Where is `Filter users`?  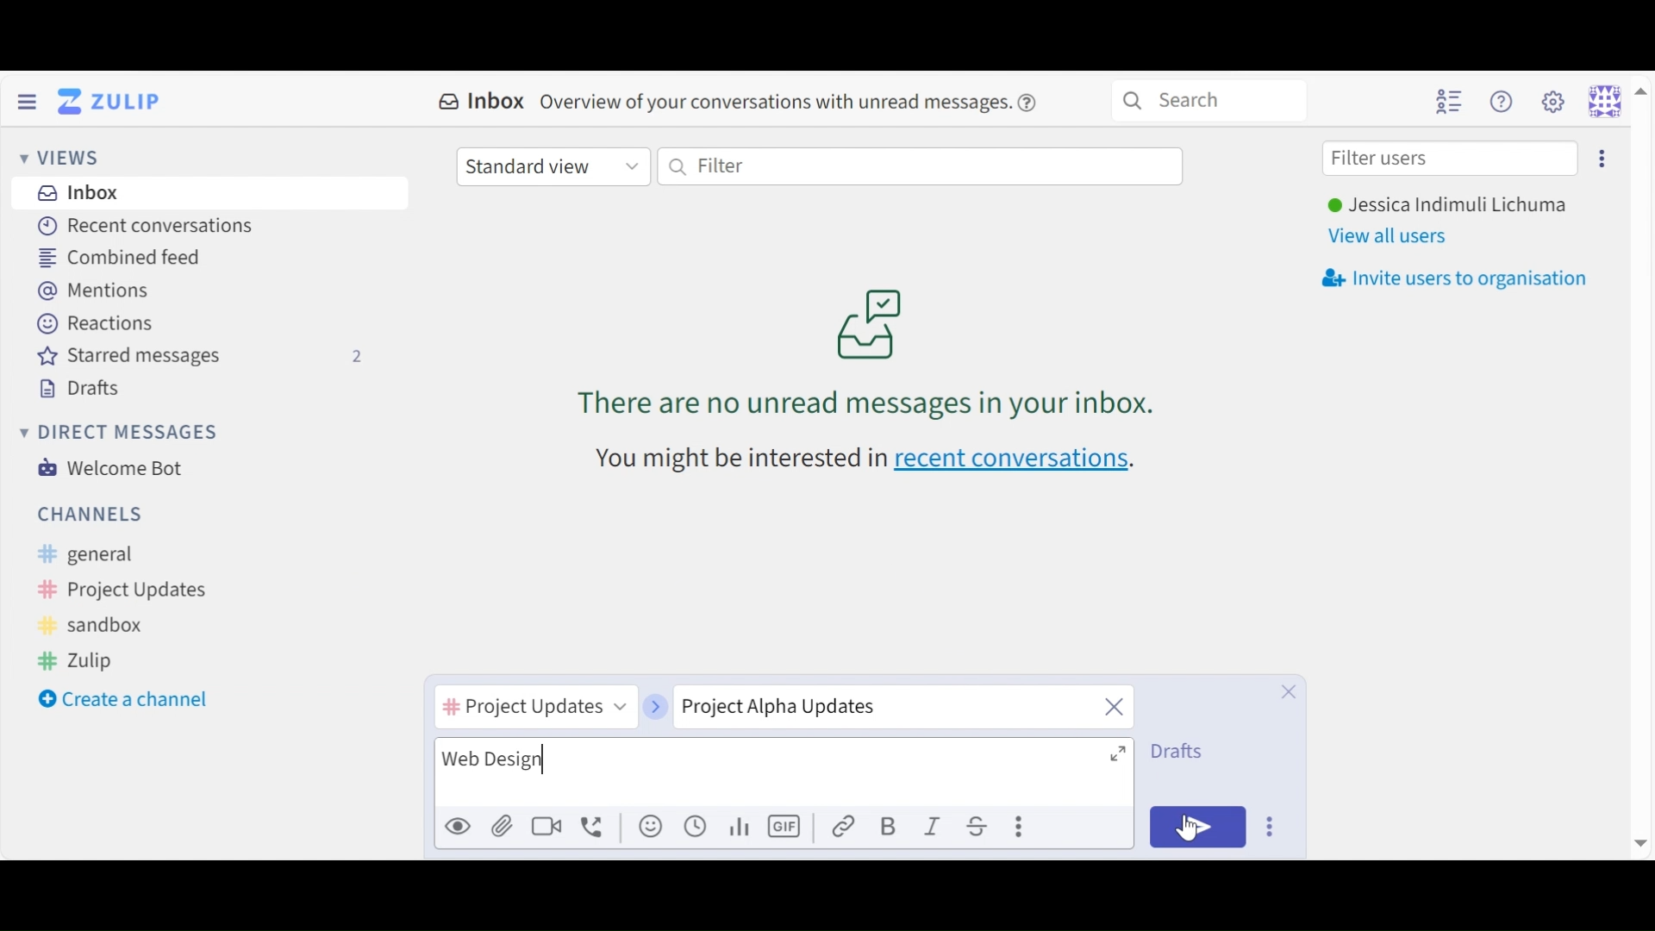 Filter users is located at coordinates (1451, 159).